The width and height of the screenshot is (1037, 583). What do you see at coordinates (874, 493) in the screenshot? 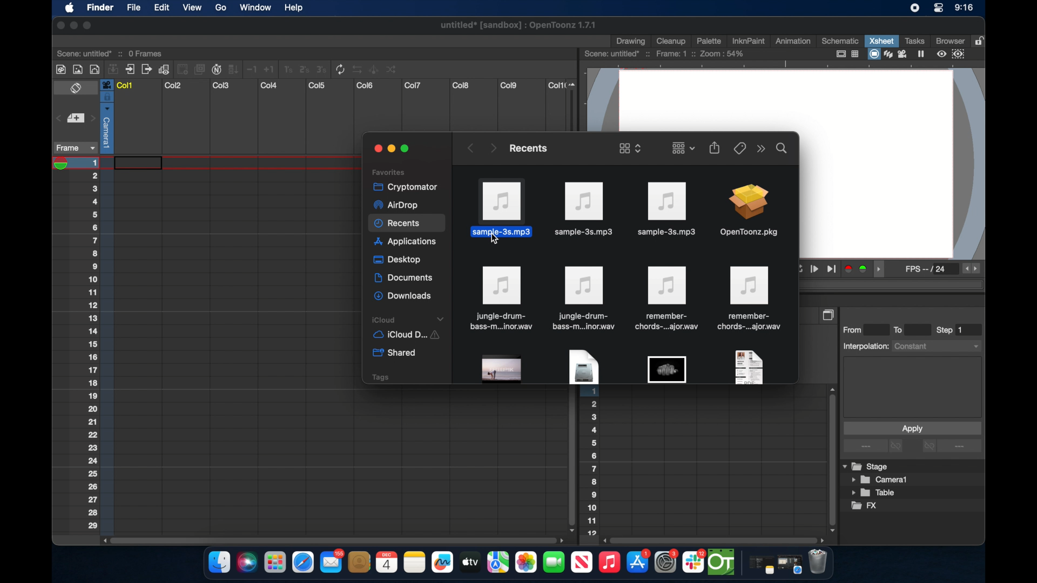
I see `table` at bounding box center [874, 493].